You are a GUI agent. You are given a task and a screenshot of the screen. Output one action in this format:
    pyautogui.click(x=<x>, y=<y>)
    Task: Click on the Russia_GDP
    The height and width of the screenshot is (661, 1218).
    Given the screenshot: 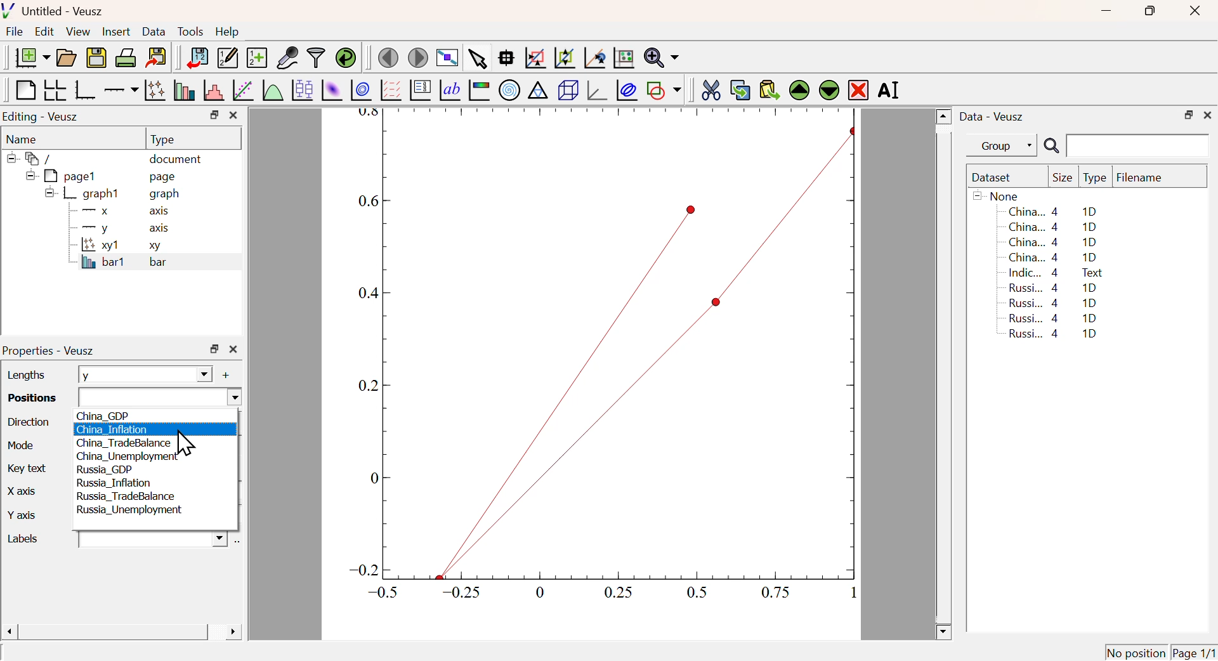 What is the action you would take?
    pyautogui.click(x=105, y=470)
    